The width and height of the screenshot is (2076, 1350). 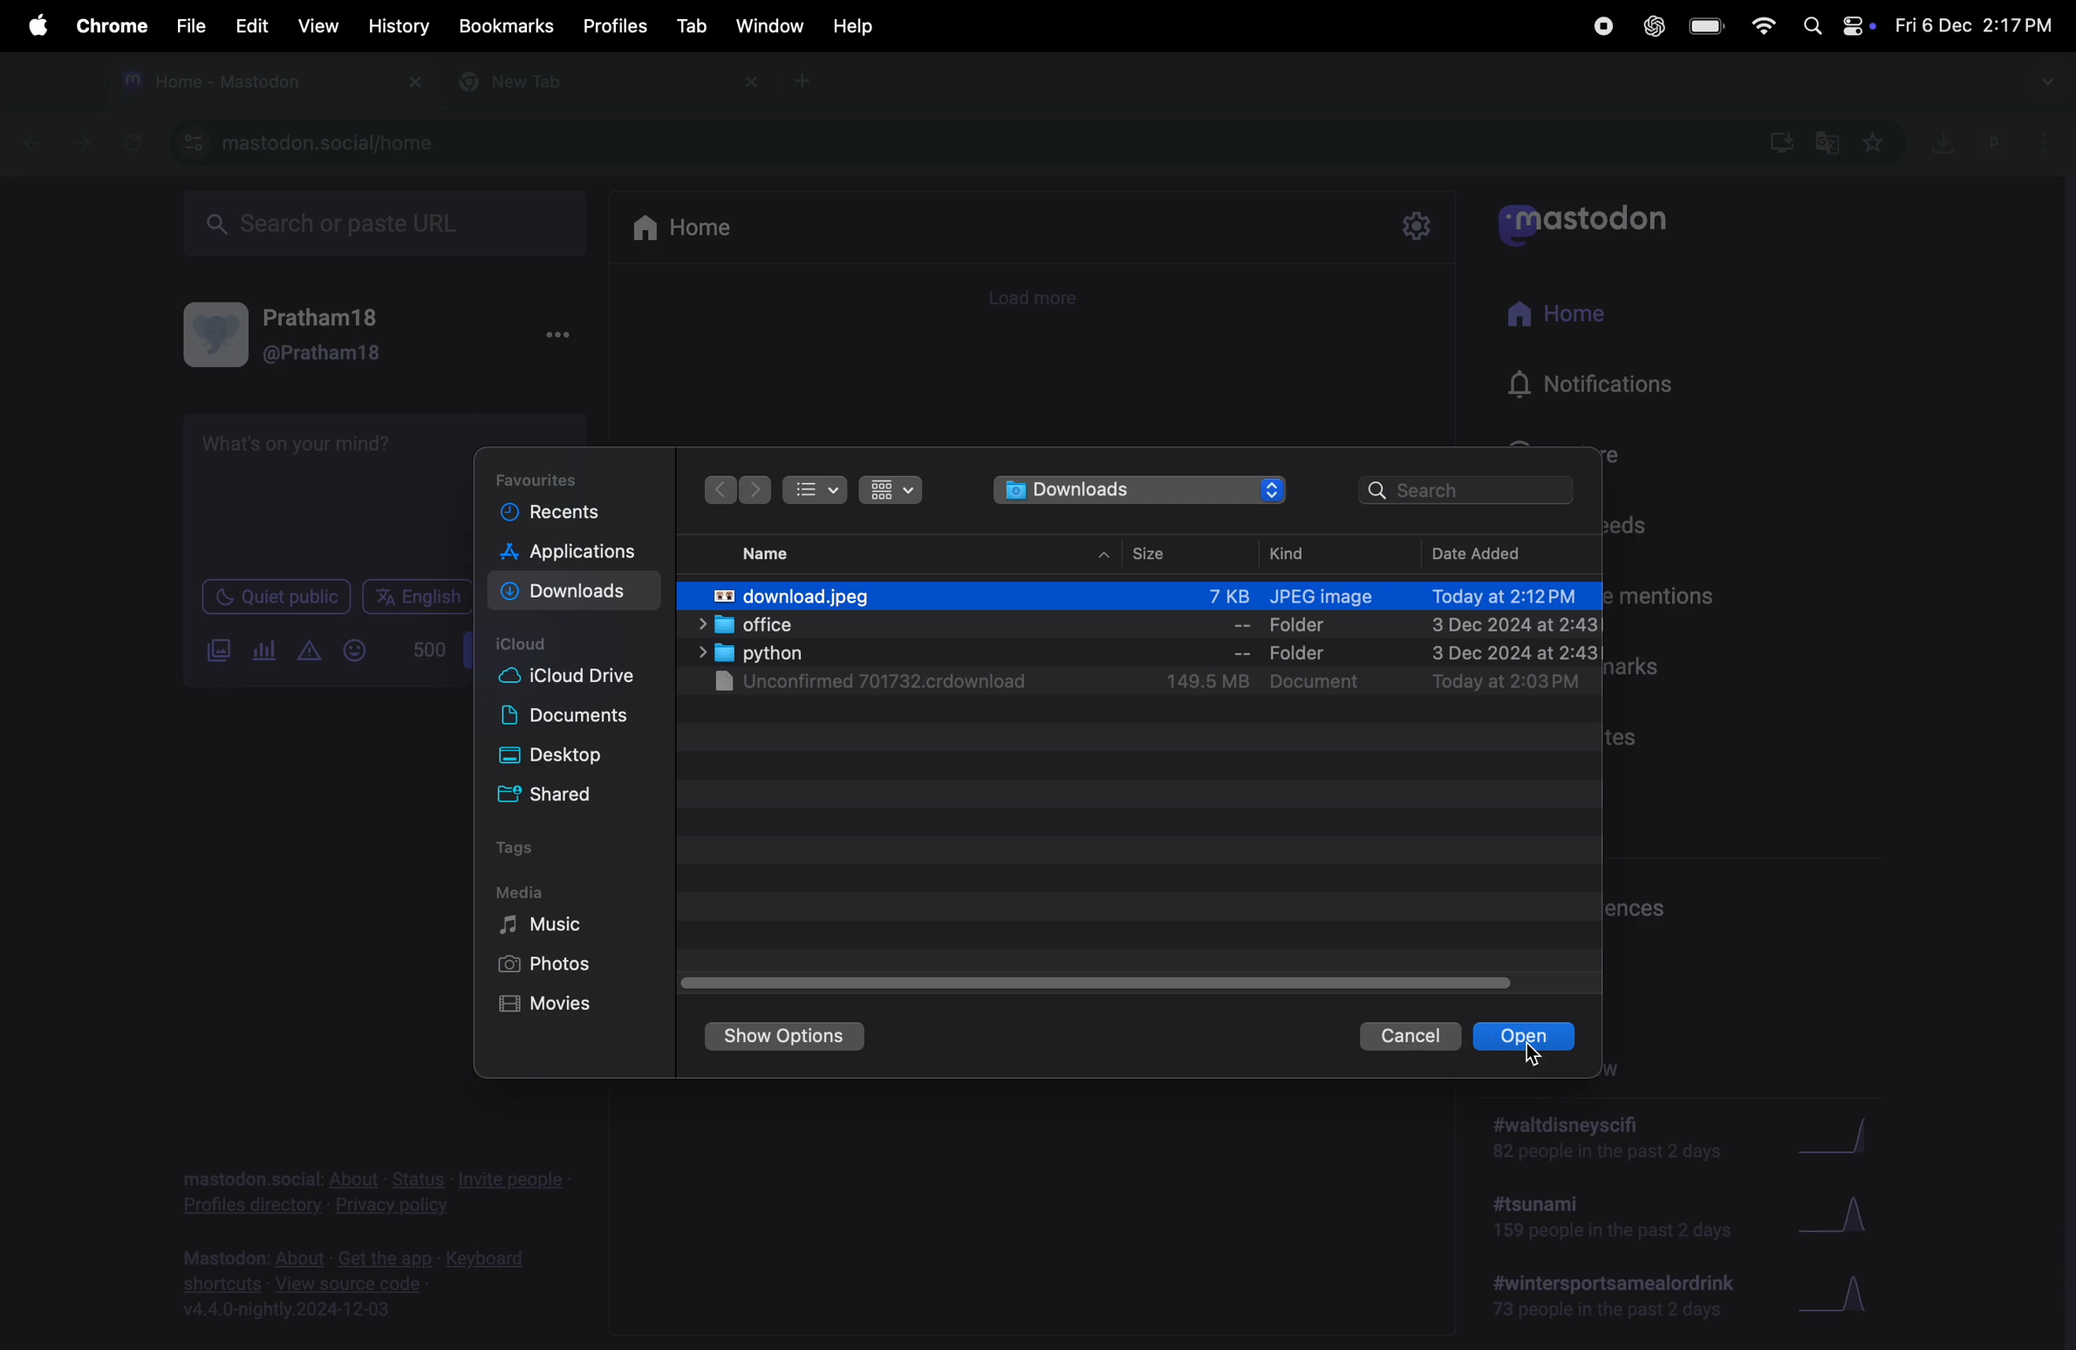 What do you see at coordinates (1141, 625) in the screenshot?
I see `office folder` at bounding box center [1141, 625].